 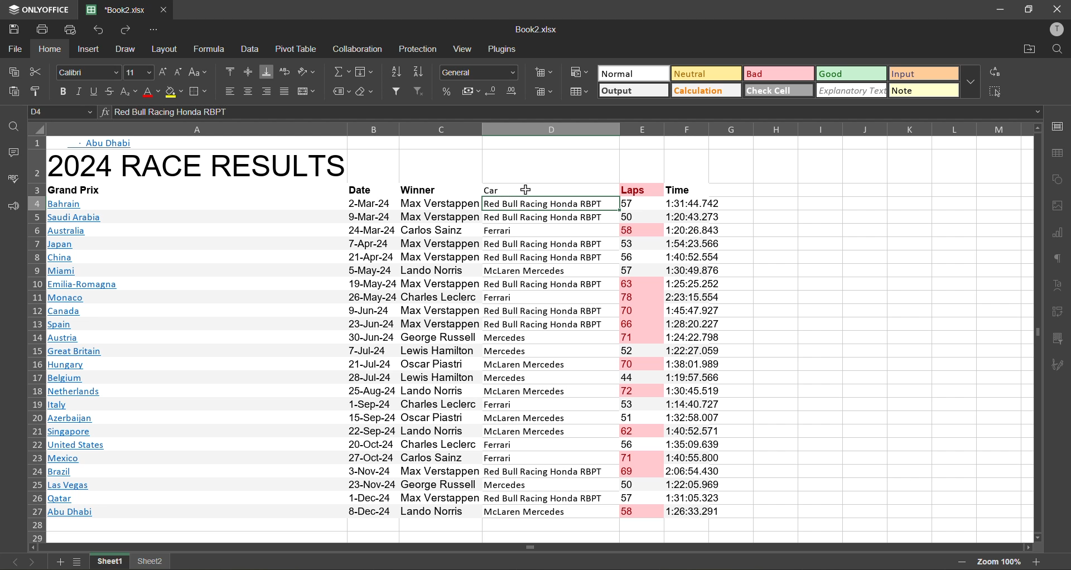 I want to click on accounting, so click(x=470, y=92).